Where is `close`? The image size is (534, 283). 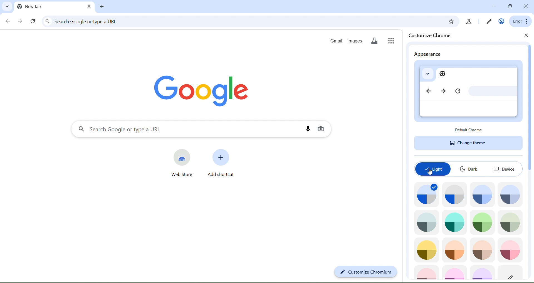
close is located at coordinates (527, 6).